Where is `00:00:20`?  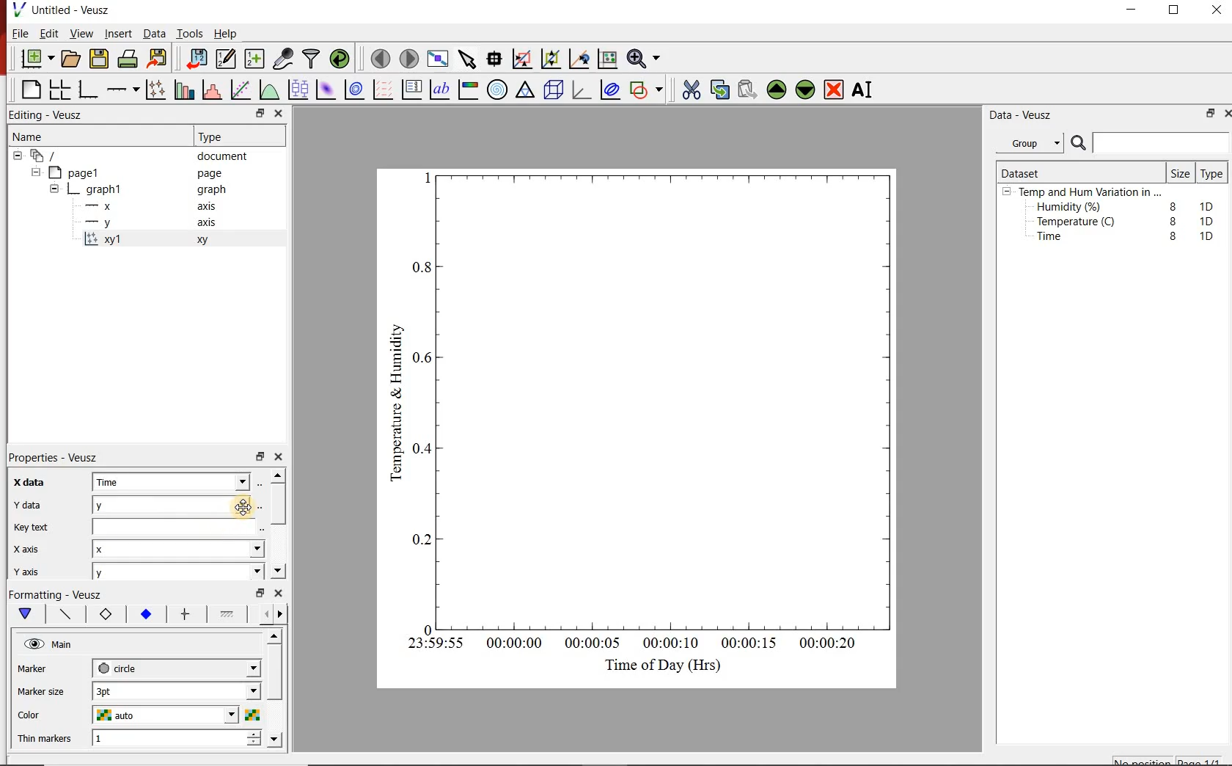
00:00:20 is located at coordinates (834, 644).